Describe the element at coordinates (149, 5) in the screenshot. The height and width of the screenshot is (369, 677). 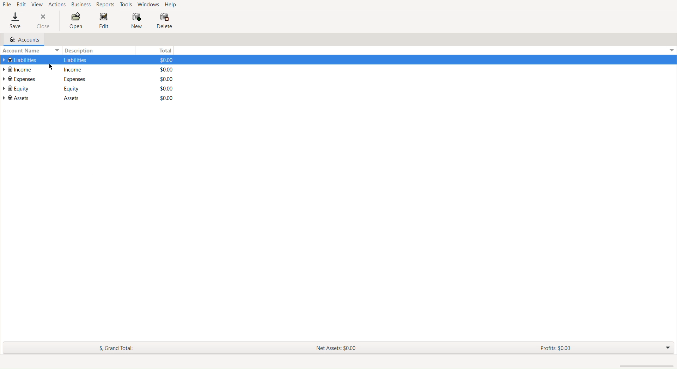
I see `Windows` at that location.